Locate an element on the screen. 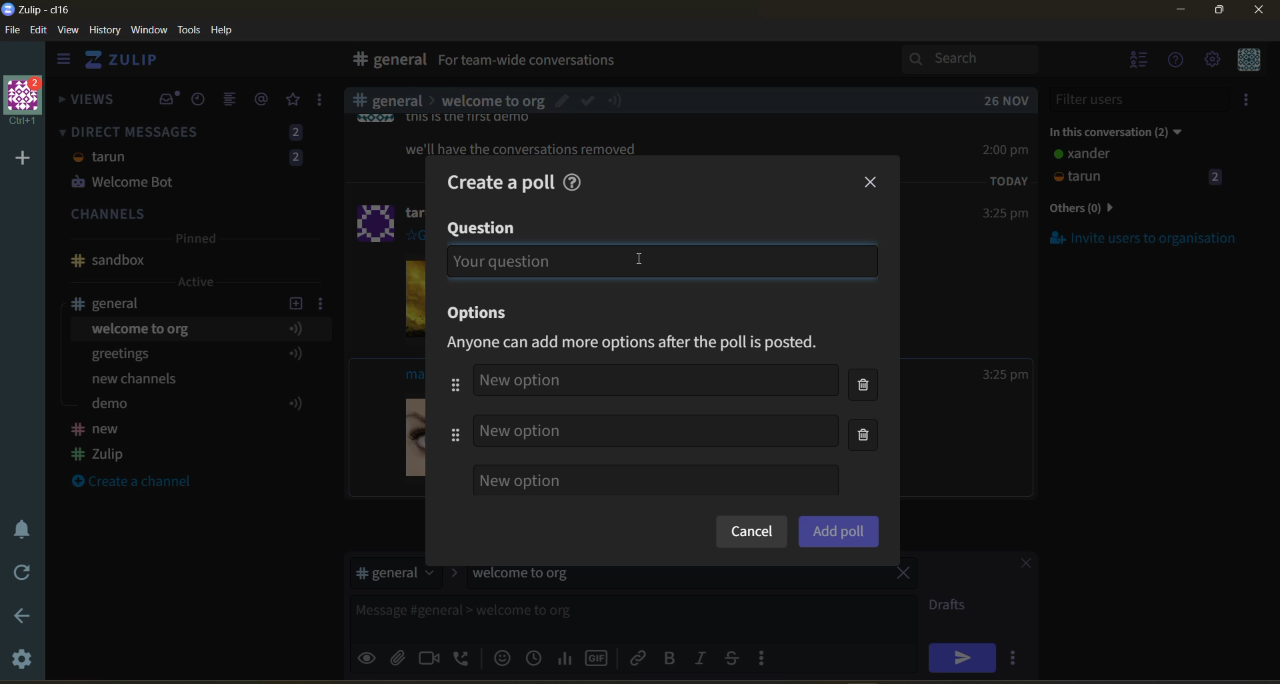 The image size is (1280, 684). send options is located at coordinates (1017, 657).